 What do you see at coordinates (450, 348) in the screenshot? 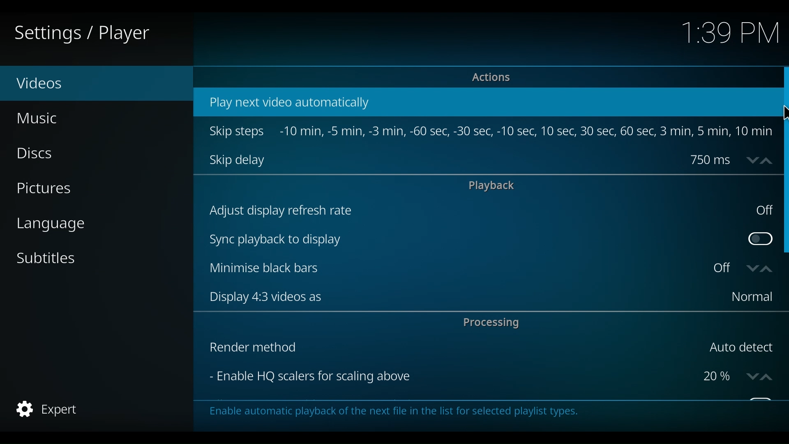
I see `Render method` at bounding box center [450, 348].